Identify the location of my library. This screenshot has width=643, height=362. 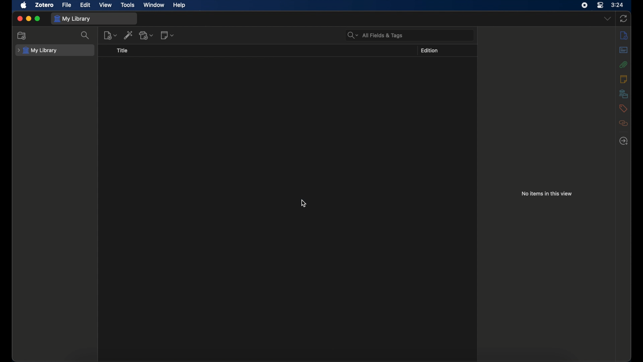
(38, 51).